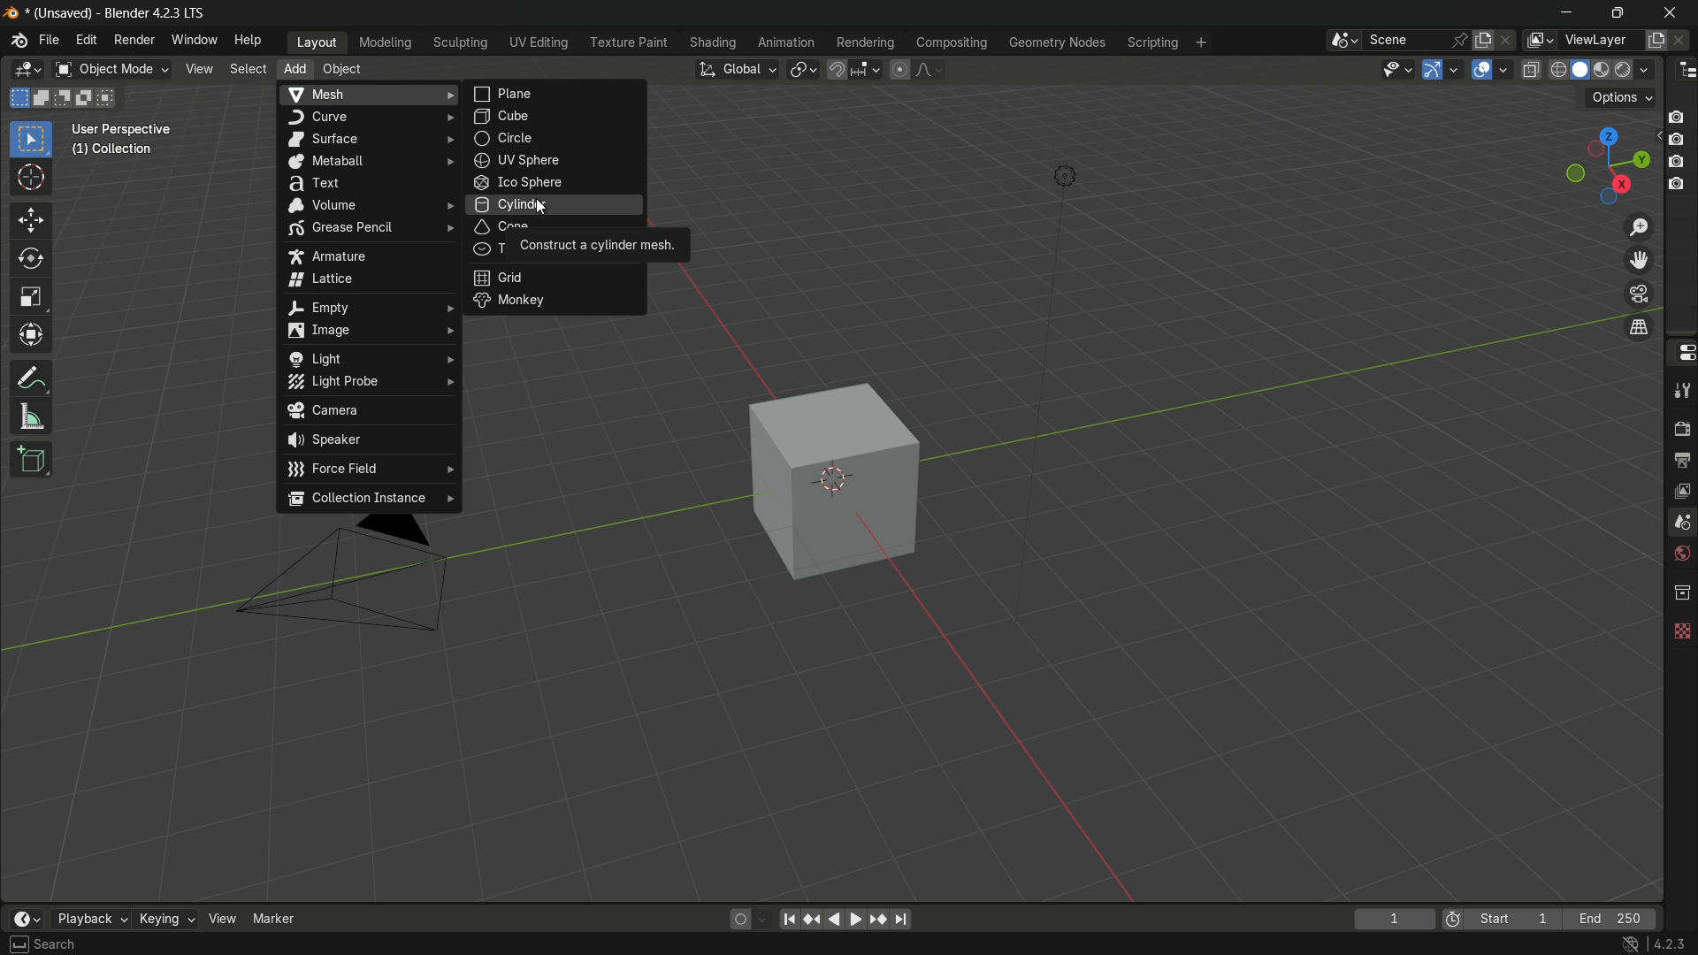 The image size is (1698, 955). I want to click on add cube, so click(30, 461).